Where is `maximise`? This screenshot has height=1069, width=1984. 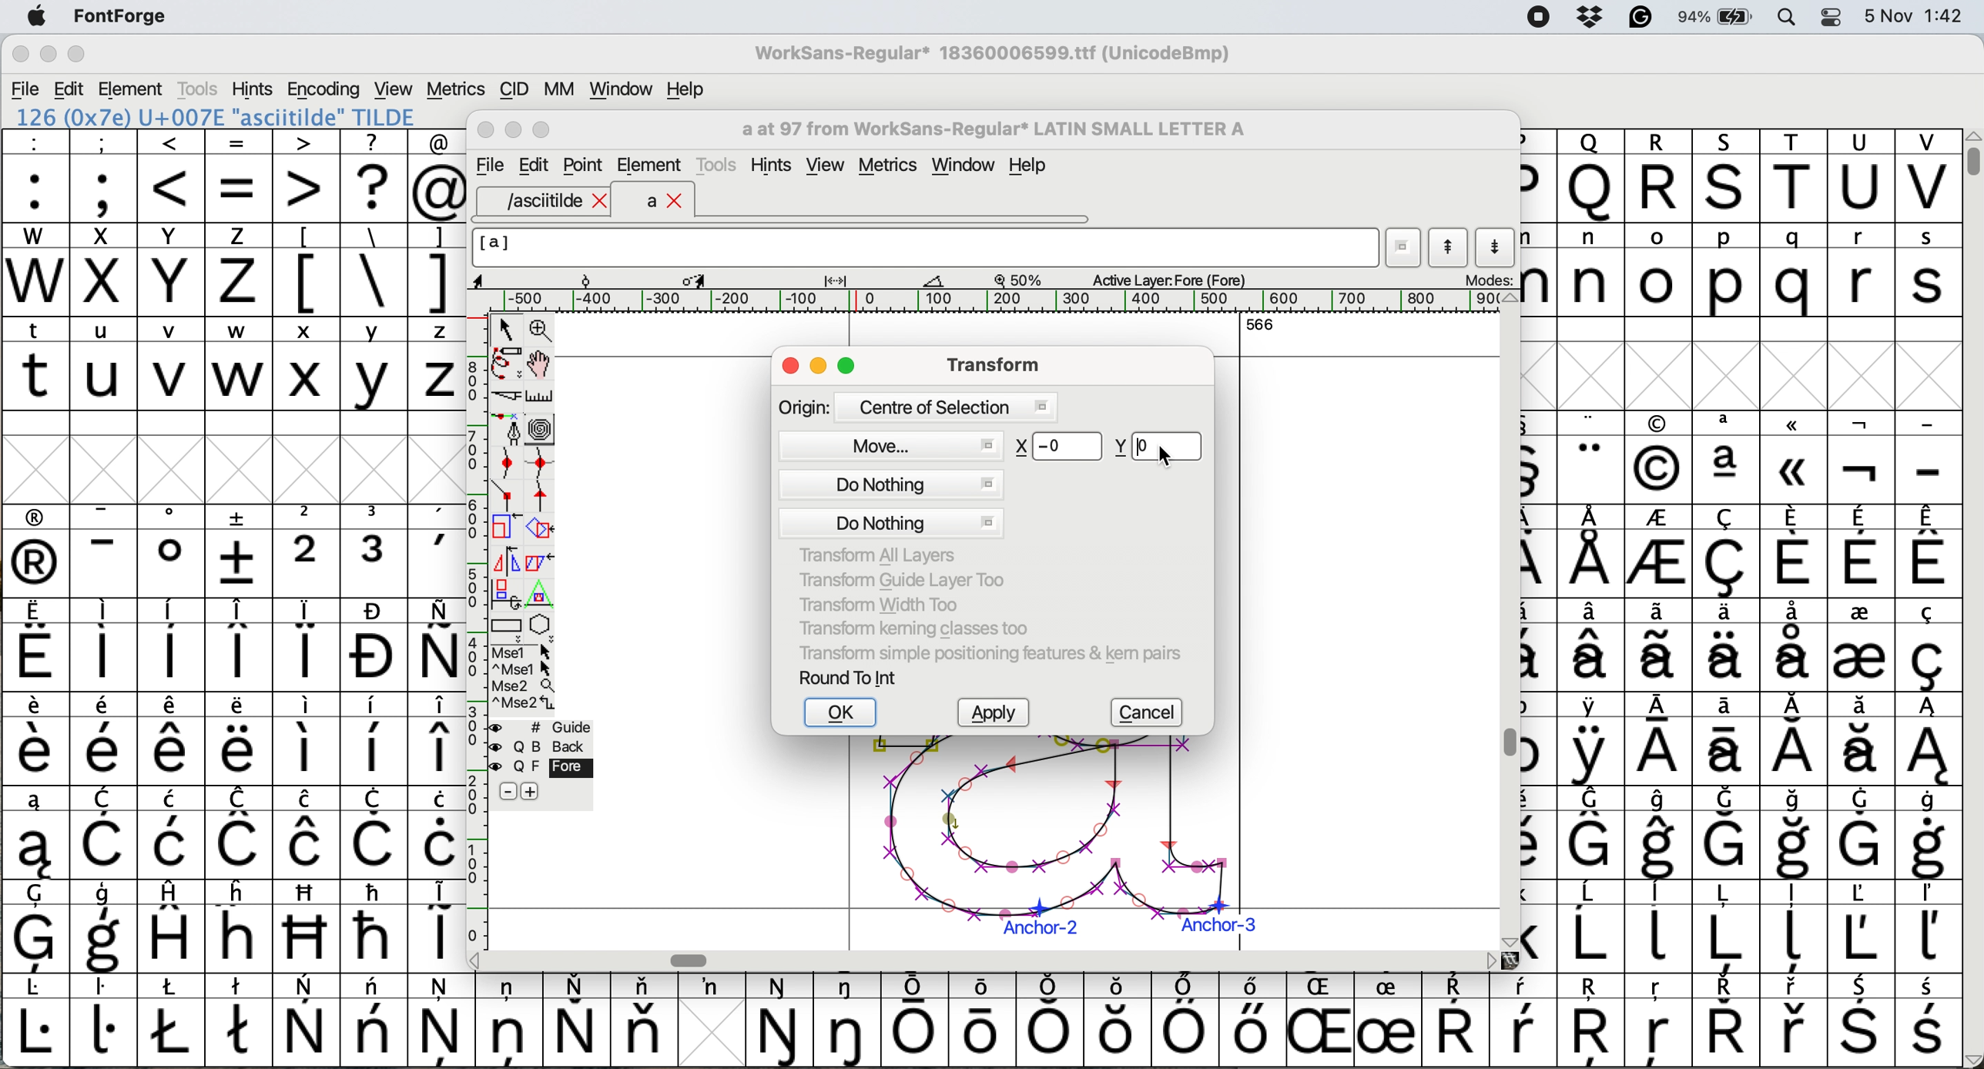 maximise is located at coordinates (77, 58).